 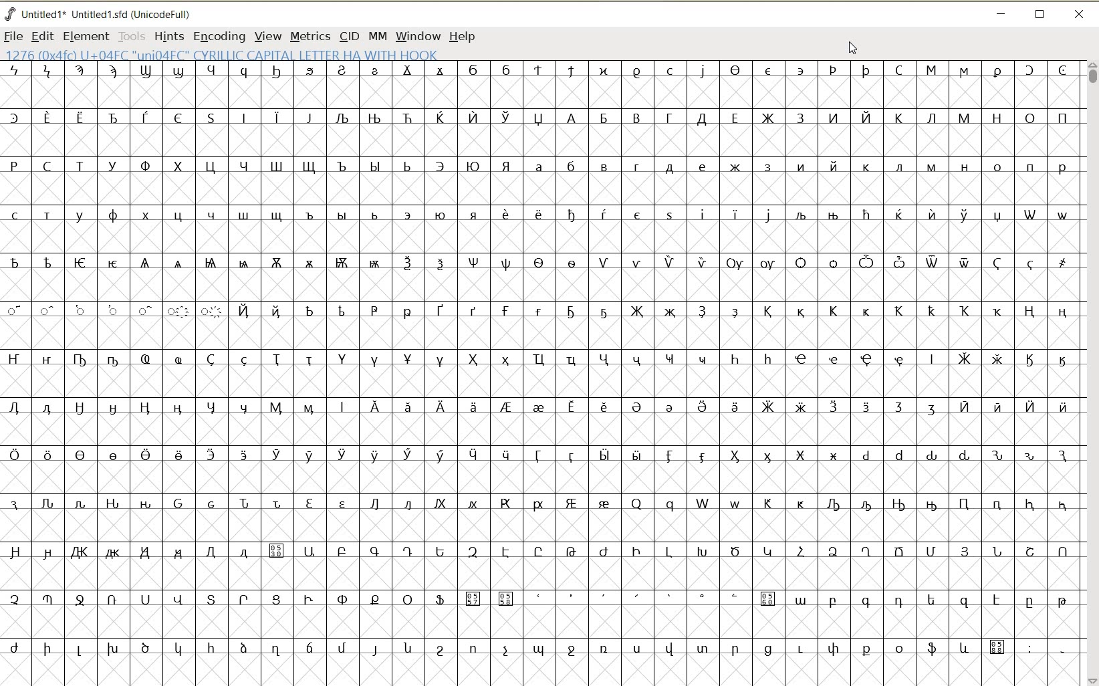 What do you see at coordinates (268, 35) in the screenshot?
I see `VIEW` at bounding box center [268, 35].